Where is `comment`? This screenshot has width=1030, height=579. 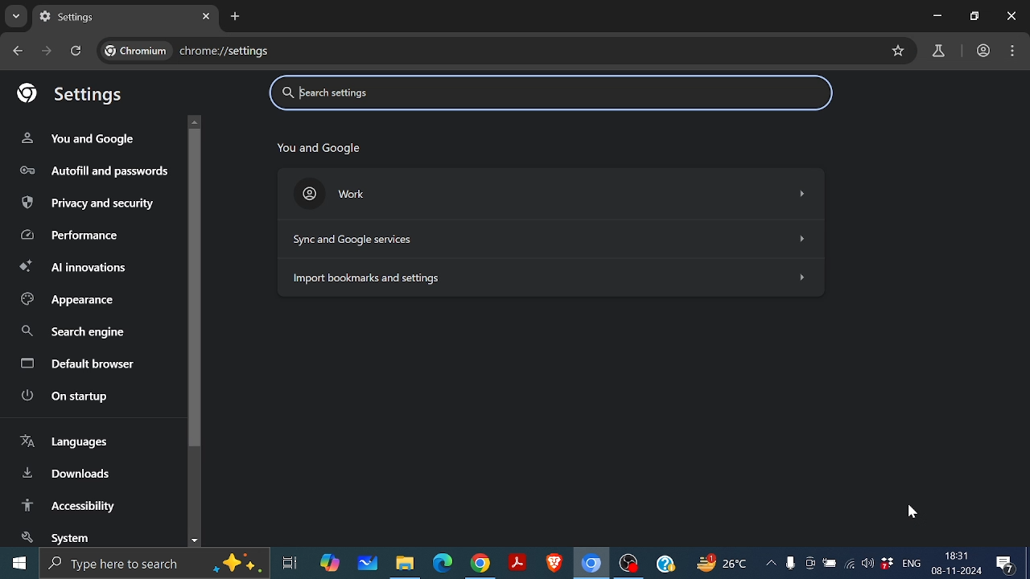 comment is located at coordinates (1007, 565).